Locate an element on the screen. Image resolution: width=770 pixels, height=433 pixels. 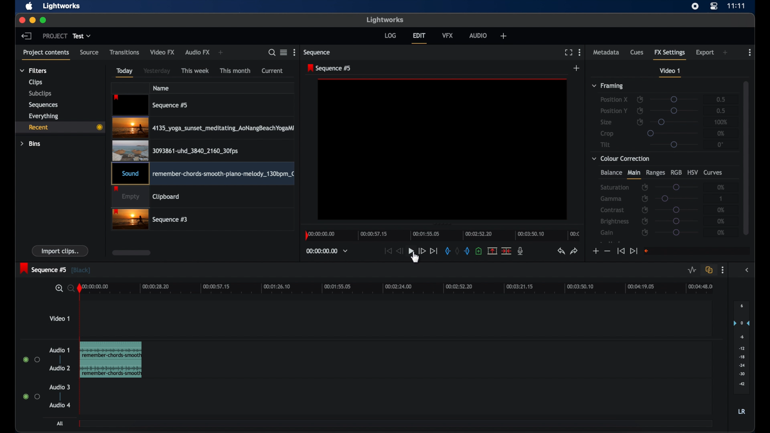
add is located at coordinates (725, 53).